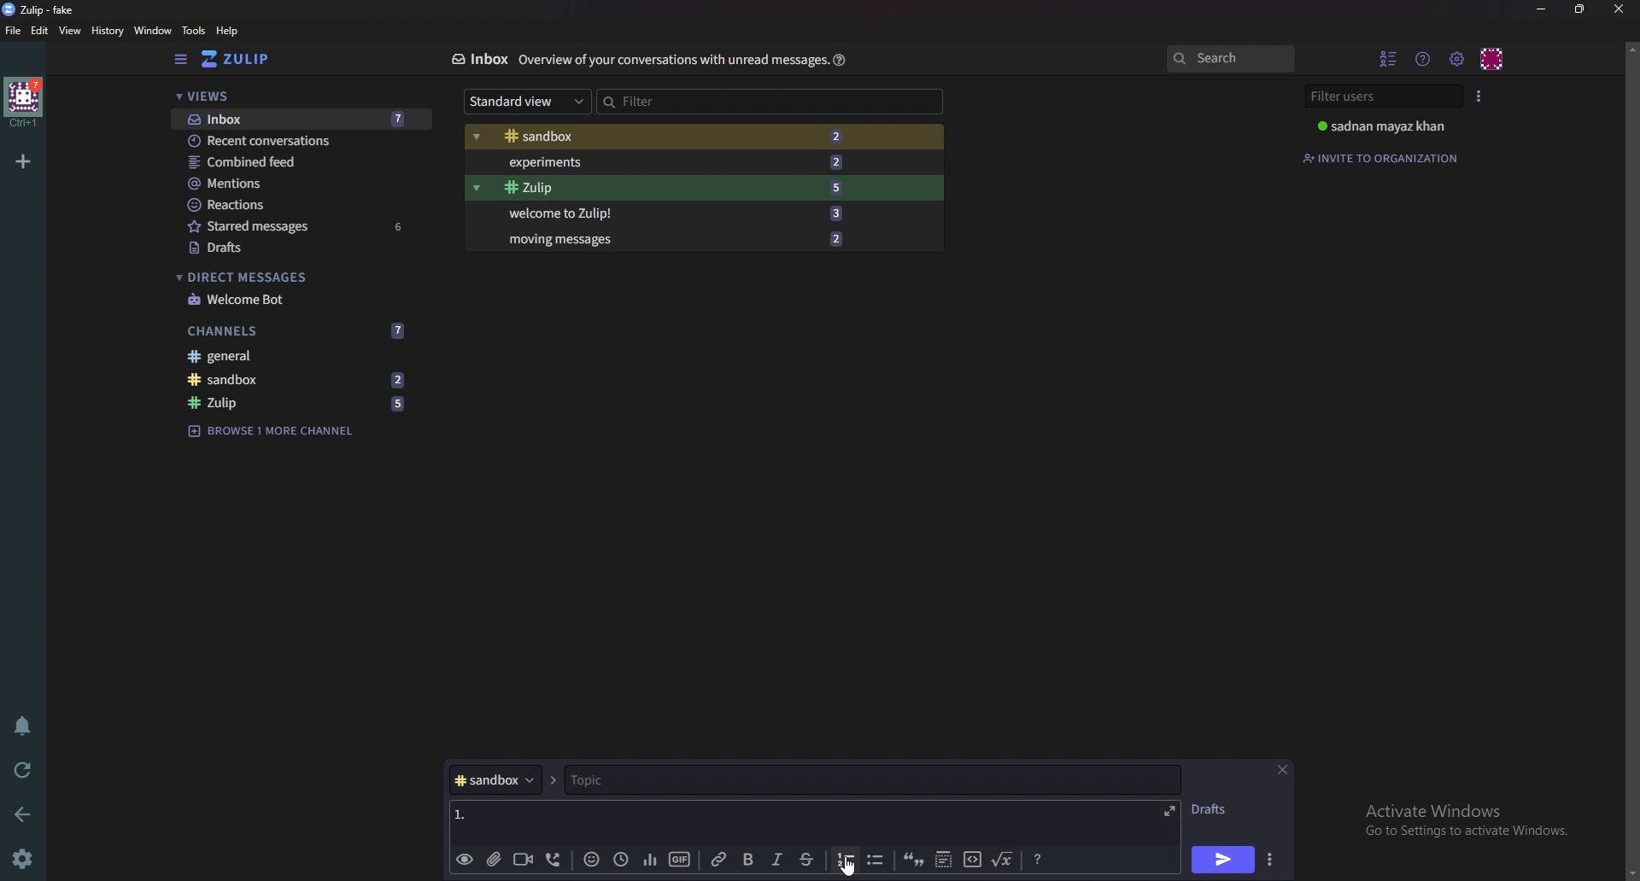 The height and width of the screenshot is (881, 1640). What do you see at coordinates (851, 866) in the screenshot?
I see `Cursor` at bounding box center [851, 866].